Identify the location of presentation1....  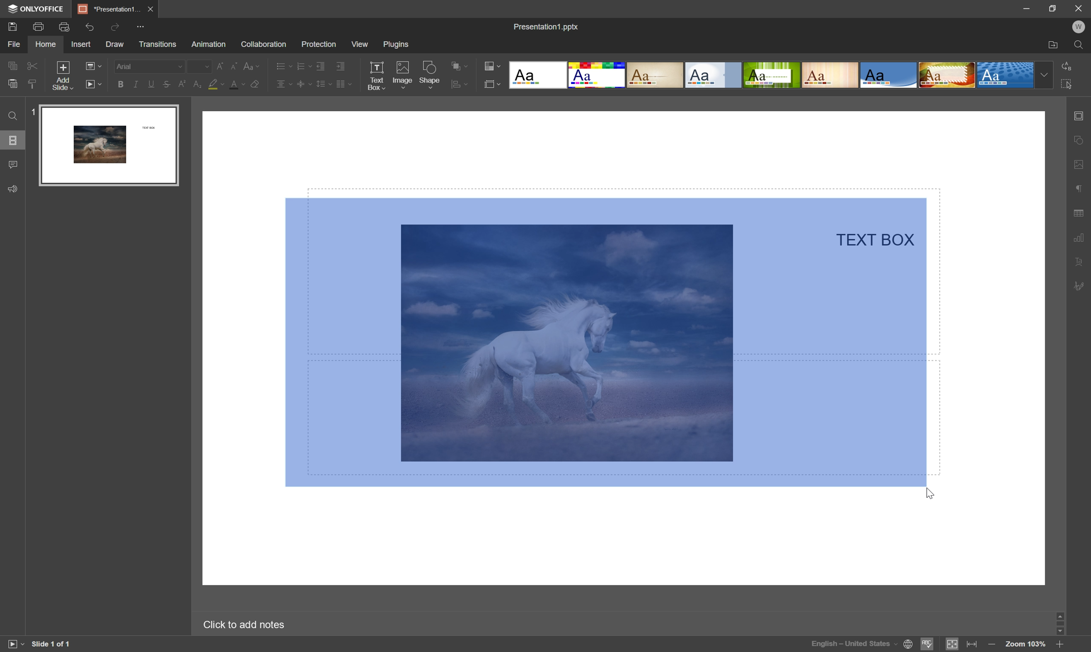
(108, 8).